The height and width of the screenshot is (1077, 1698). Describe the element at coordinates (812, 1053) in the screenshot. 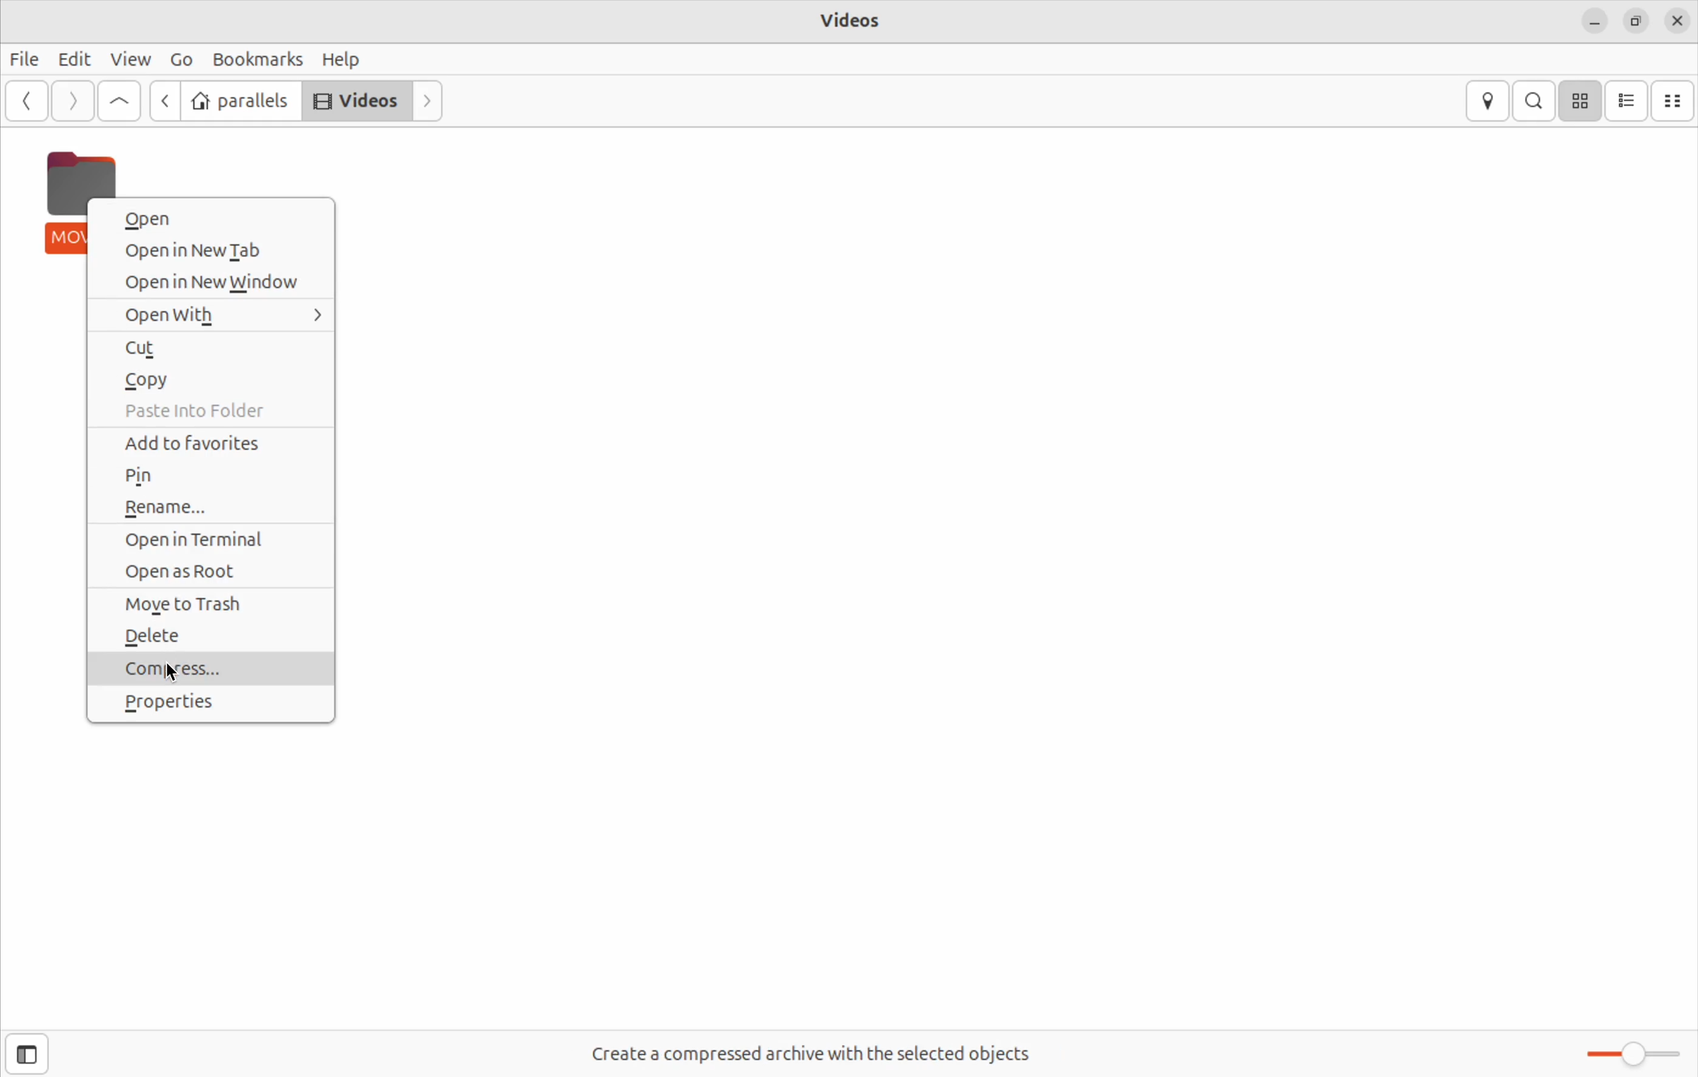

I see `free spaces` at that location.